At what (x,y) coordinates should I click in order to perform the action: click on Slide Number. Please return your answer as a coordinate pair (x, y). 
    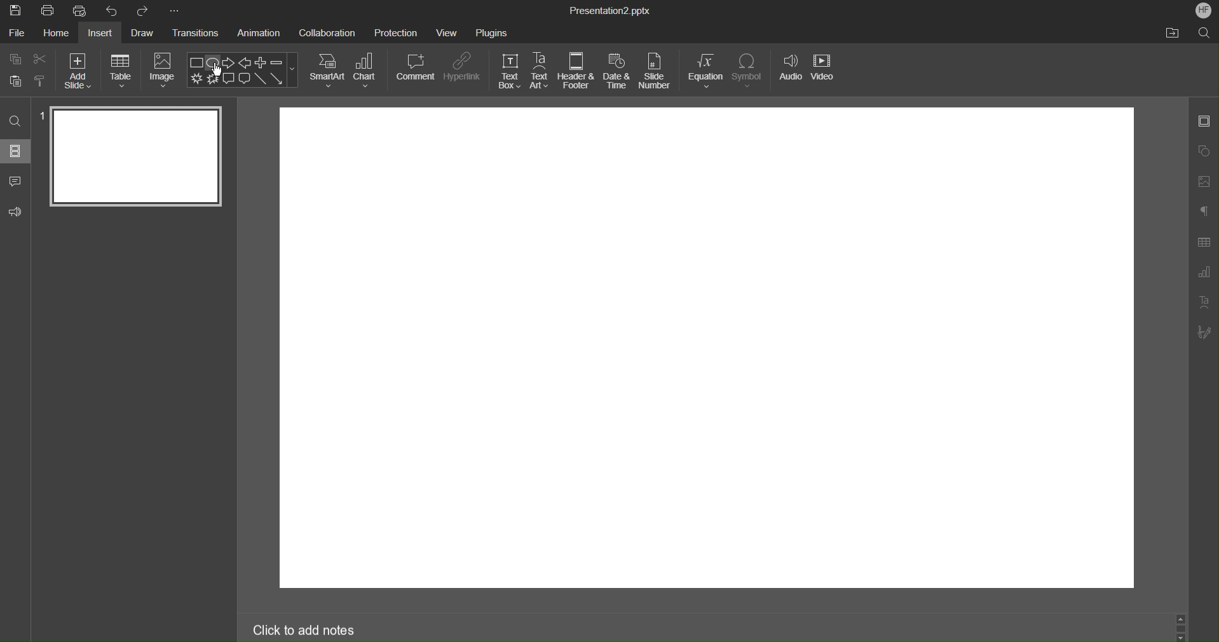
    Looking at the image, I should click on (657, 72).